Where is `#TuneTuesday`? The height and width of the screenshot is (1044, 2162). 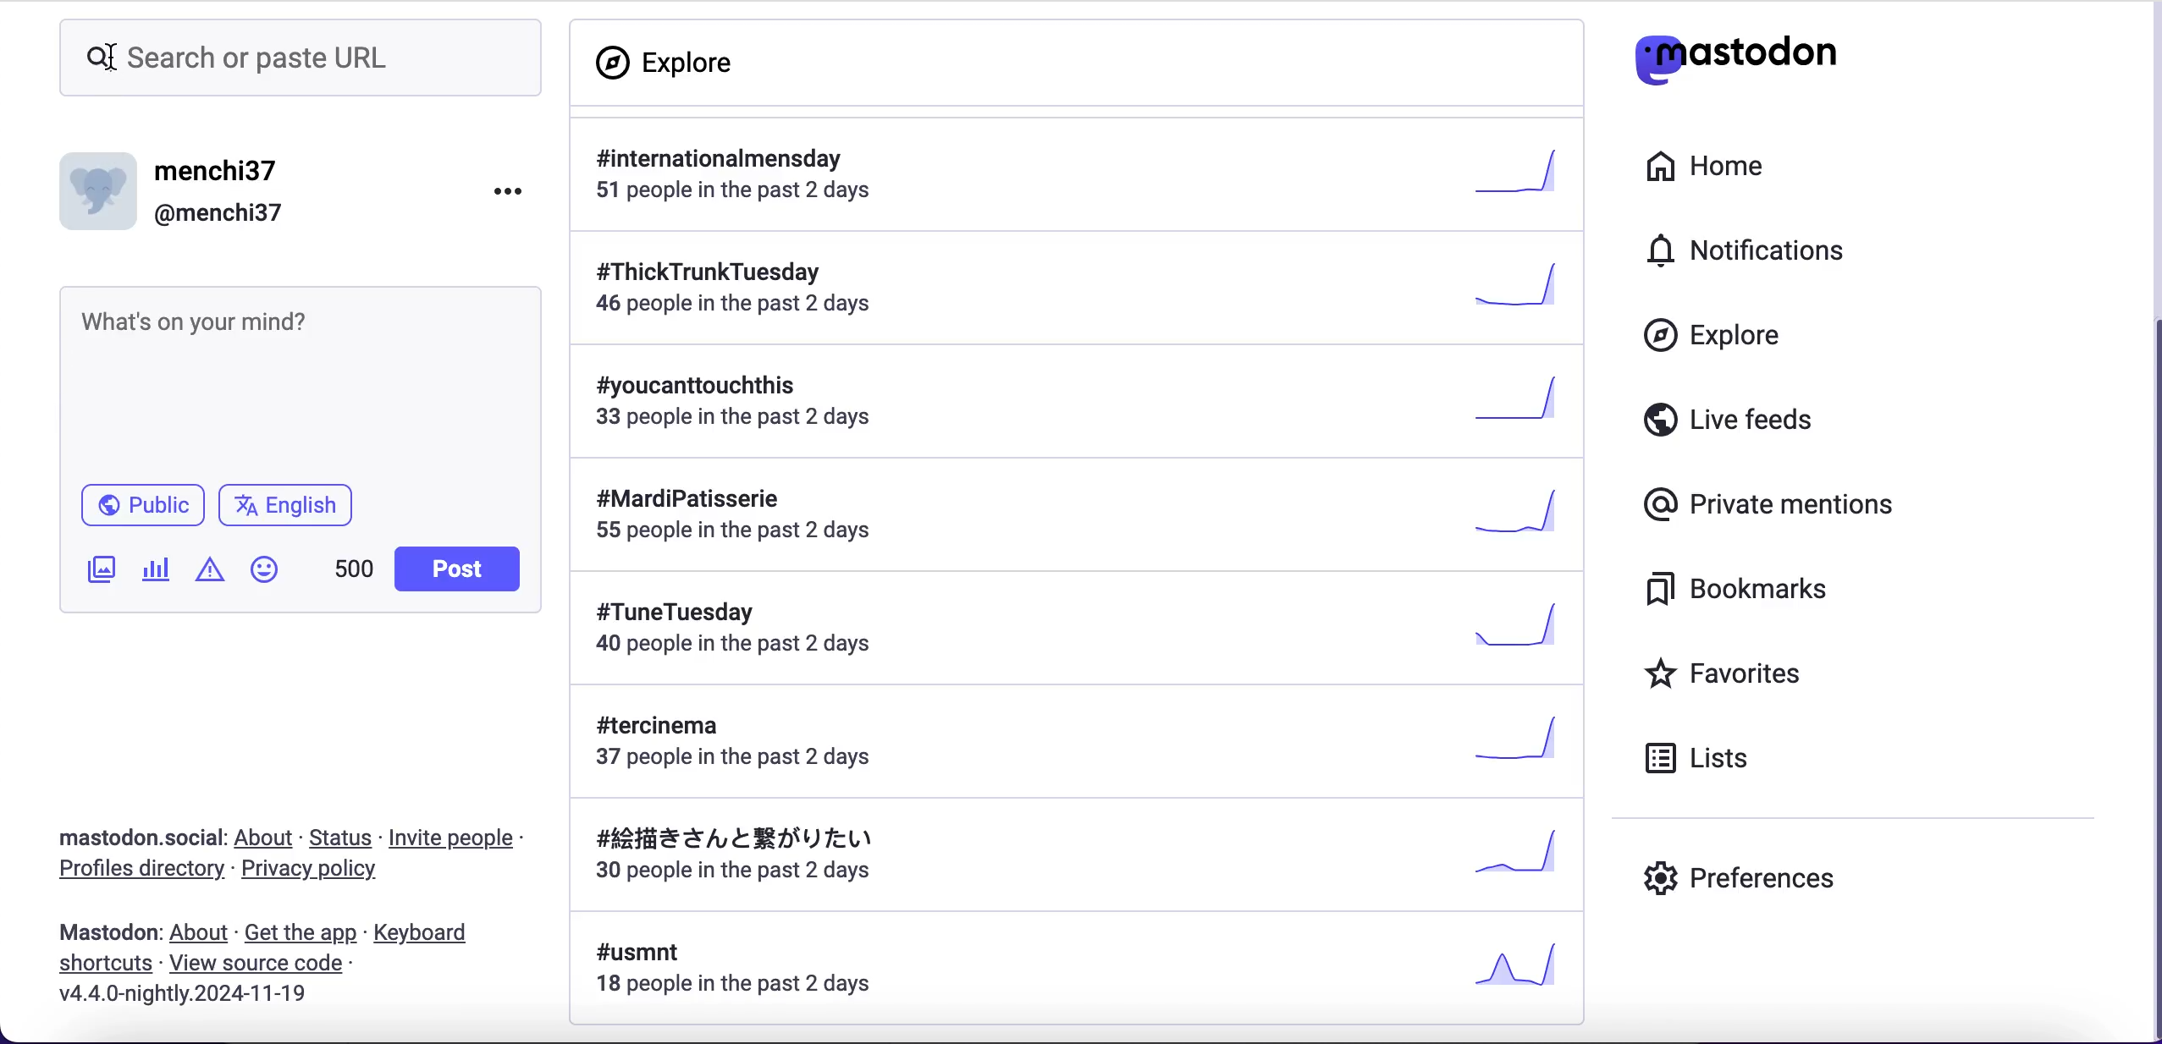 #TuneTuesday is located at coordinates (1076, 629).